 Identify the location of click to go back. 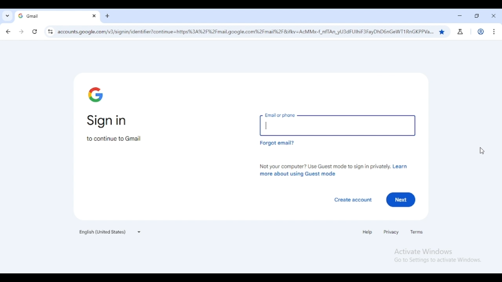
(9, 32).